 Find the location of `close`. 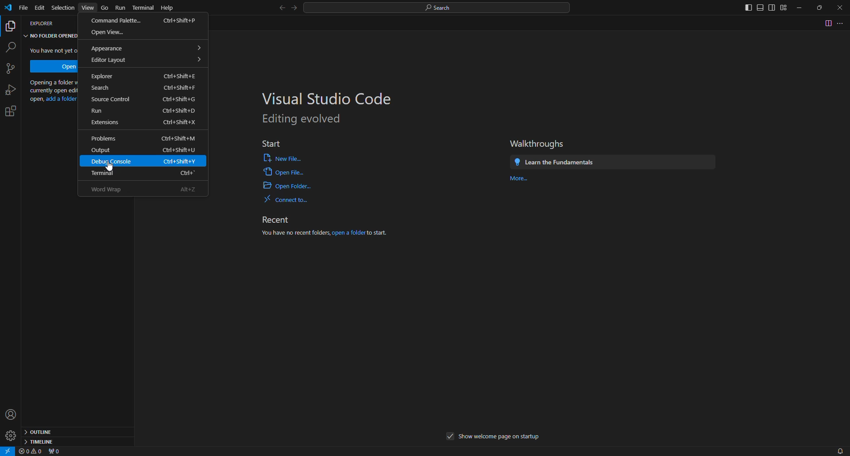

close is located at coordinates (840, 8).